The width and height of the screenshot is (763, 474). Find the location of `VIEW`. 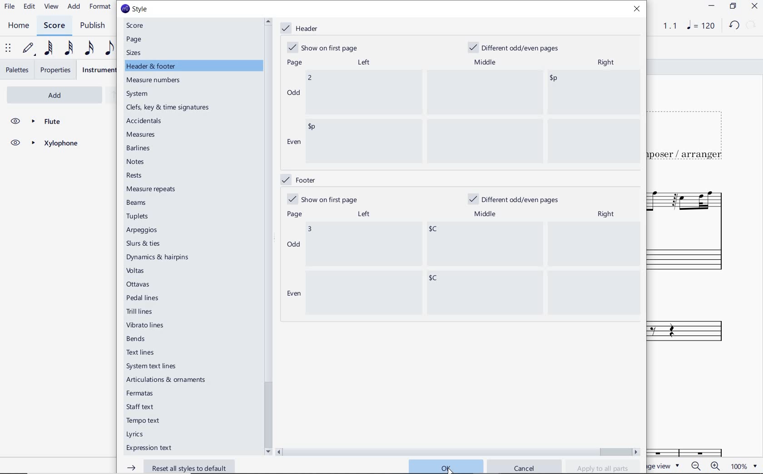

VIEW is located at coordinates (52, 7).